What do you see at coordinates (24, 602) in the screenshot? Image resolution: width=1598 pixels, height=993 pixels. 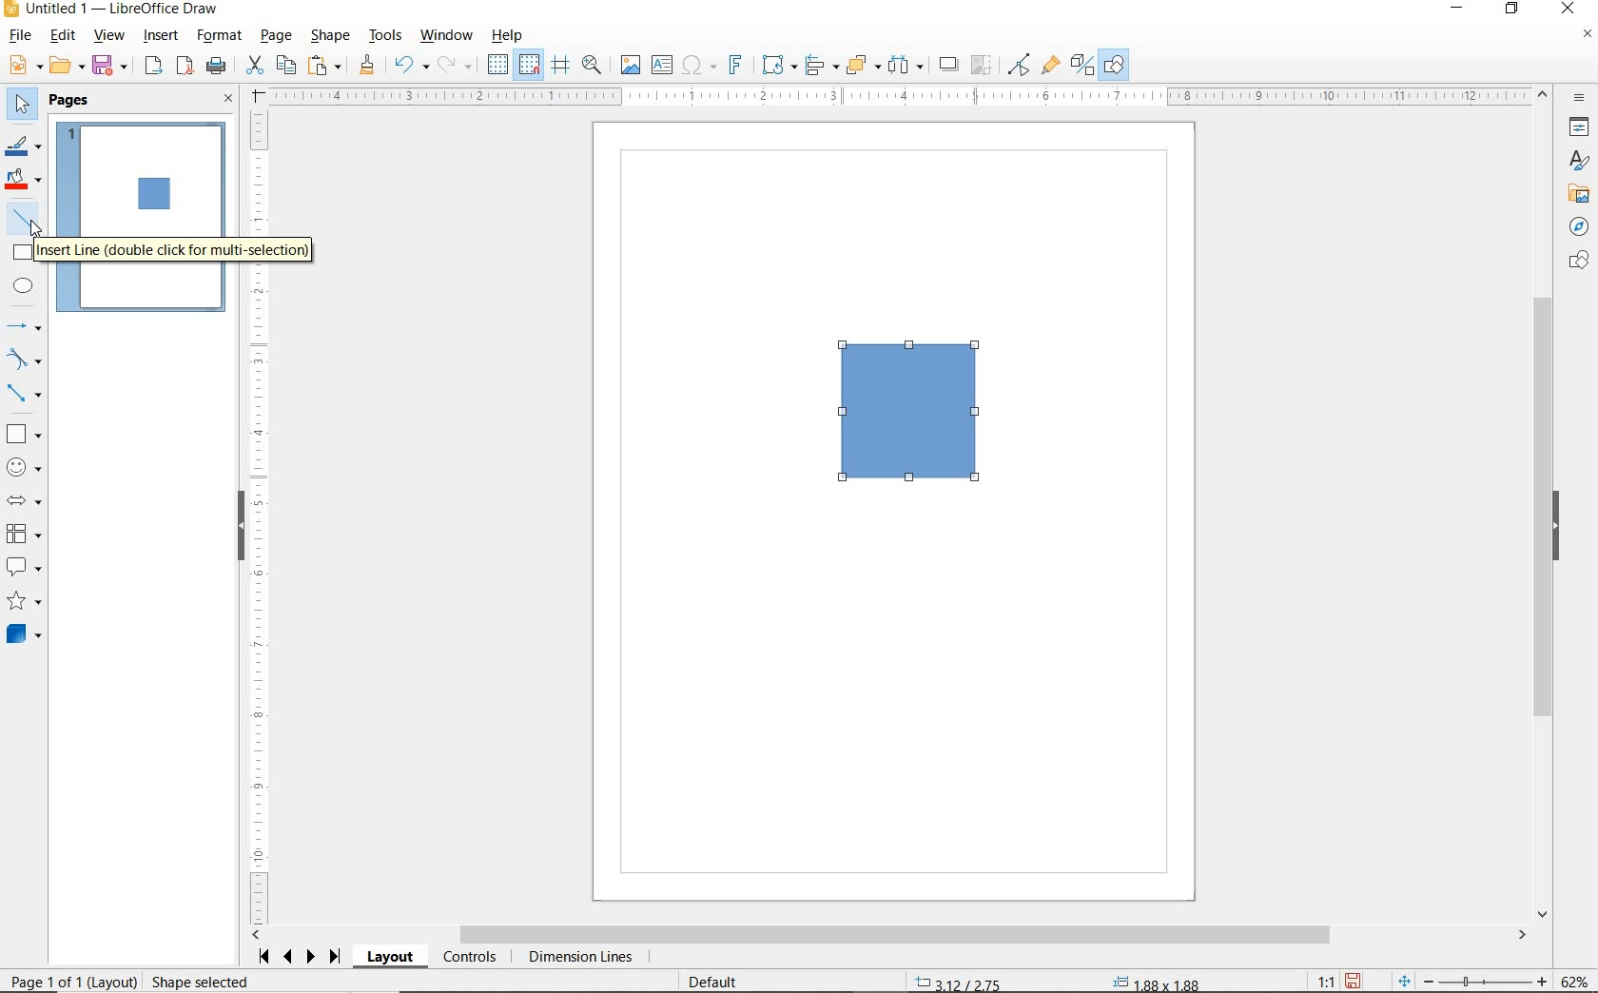 I see `STARS AND BANNERS` at bounding box center [24, 602].